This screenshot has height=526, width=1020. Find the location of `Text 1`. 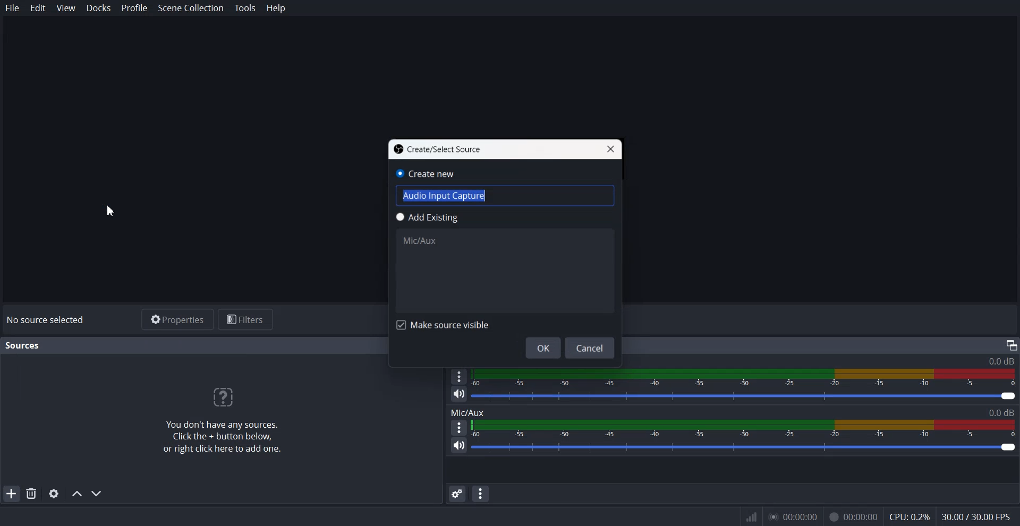

Text 1 is located at coordinates (221, 421).